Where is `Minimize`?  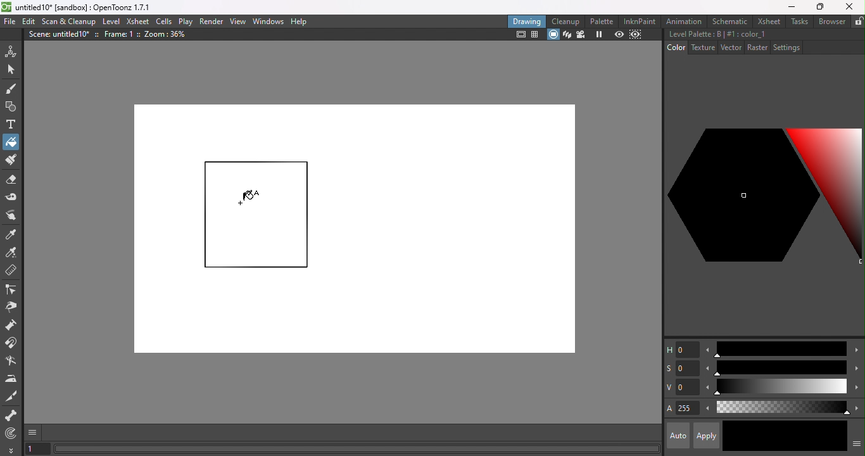
Minimize is located at coordinates (792, 6).